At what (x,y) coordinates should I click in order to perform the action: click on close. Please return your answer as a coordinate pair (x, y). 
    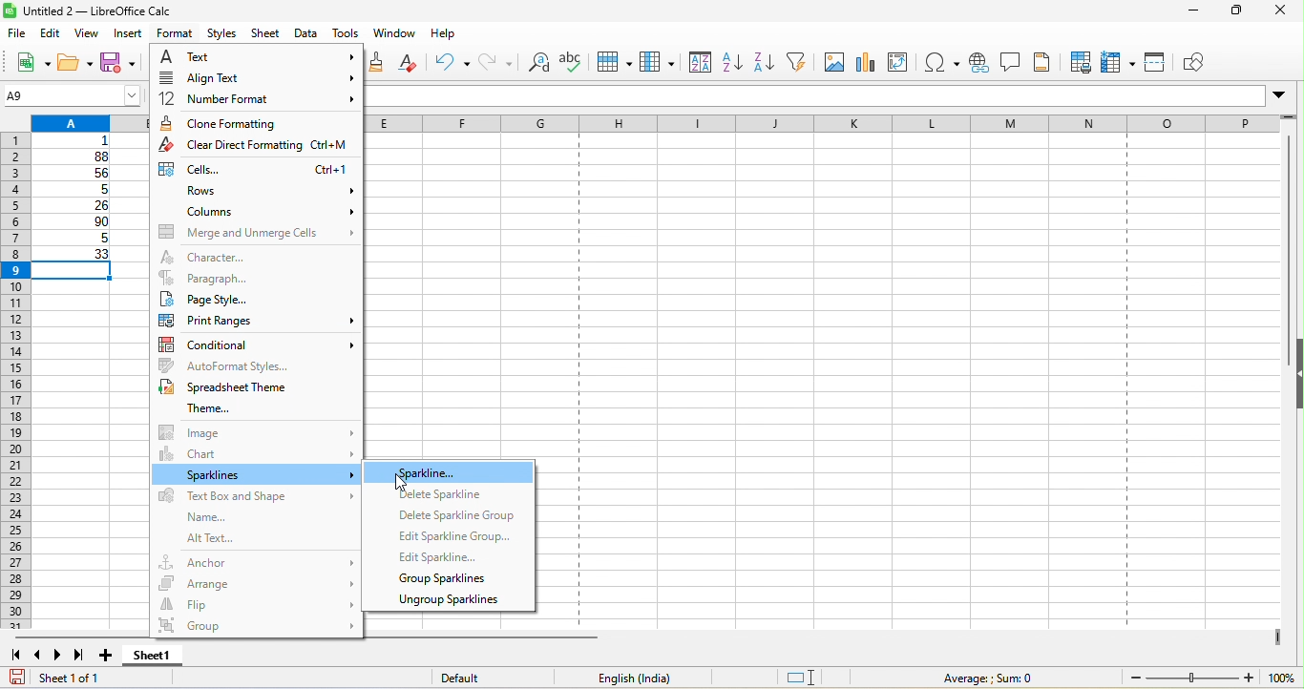
    Looking at the image, I should click on (1281, 12).